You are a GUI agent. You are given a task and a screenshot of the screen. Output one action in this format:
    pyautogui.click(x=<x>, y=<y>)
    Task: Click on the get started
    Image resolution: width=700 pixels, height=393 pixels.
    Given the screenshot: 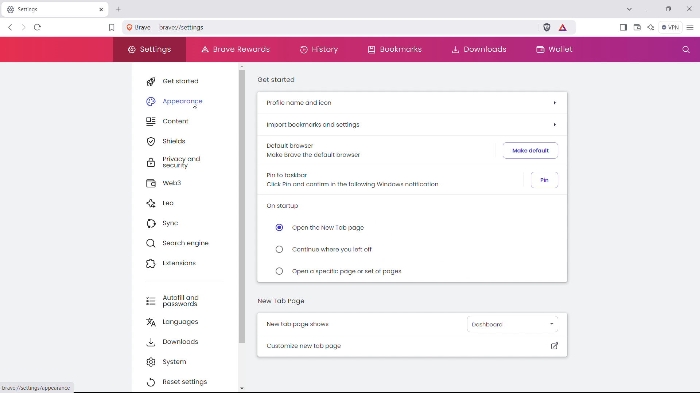 What is the action you would take?
    pyautogui.click(x=185, y=80)
    